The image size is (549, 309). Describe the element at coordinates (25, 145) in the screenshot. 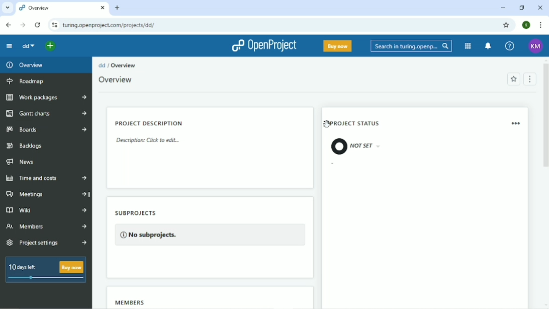

I see `Backlogs` at that location.